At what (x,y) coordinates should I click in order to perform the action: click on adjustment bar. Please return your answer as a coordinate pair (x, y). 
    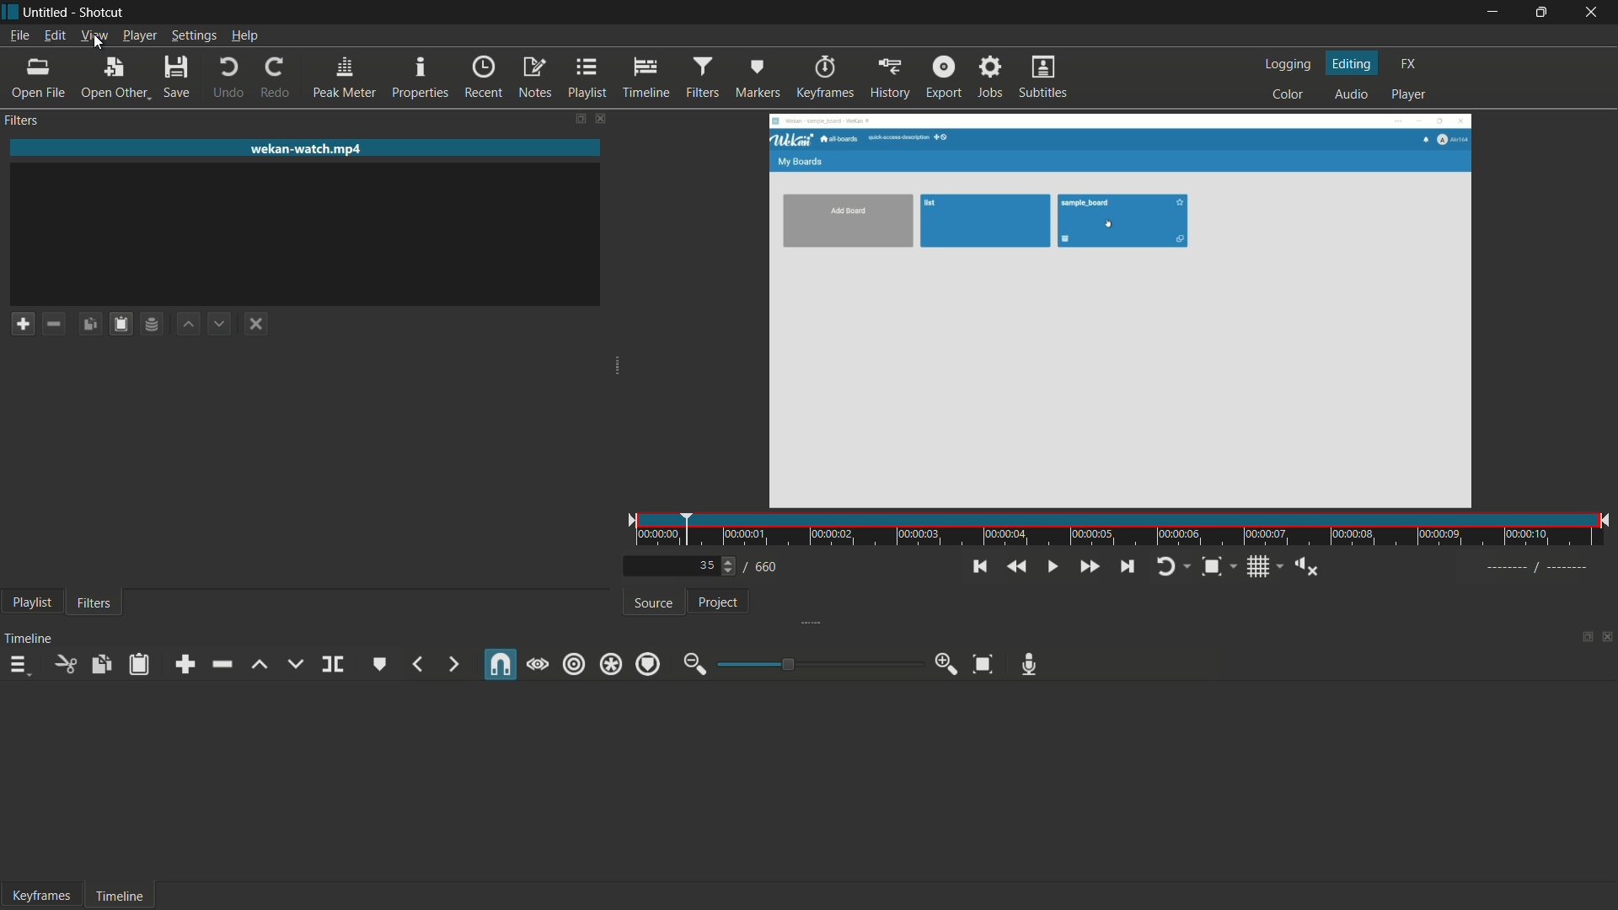
    Looking at the image, I should click on (815, 664).